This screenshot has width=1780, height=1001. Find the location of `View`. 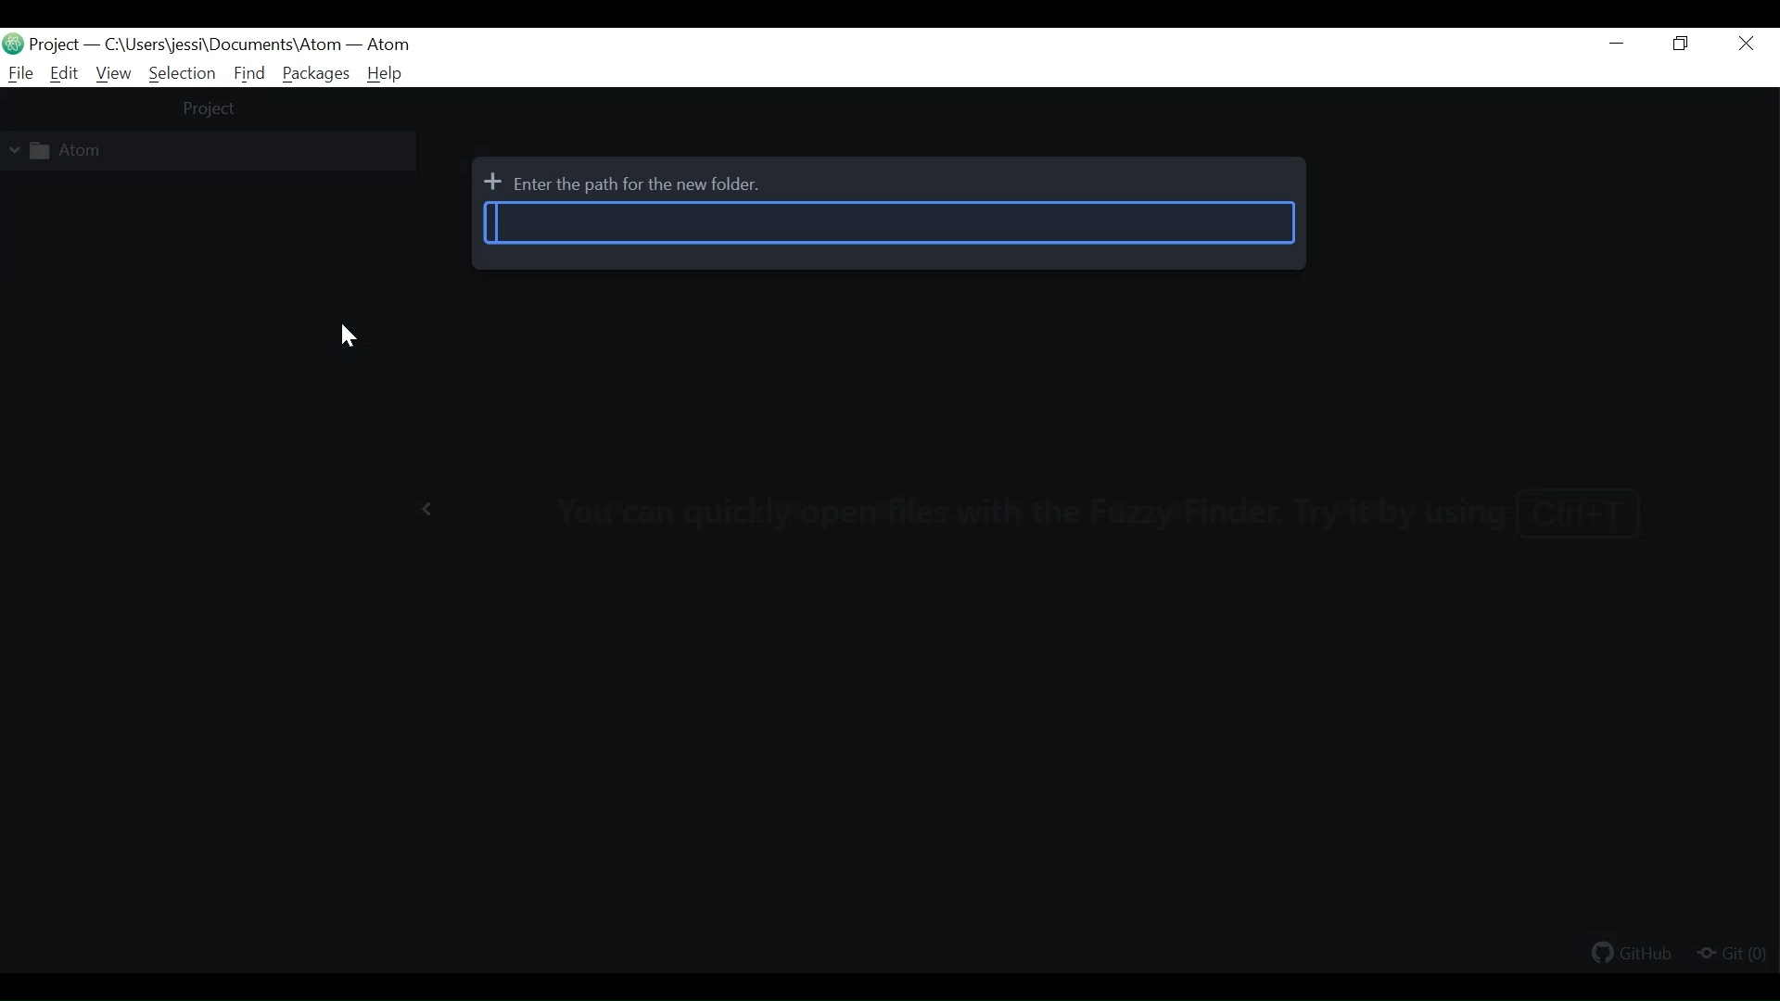

View is located at coordinates (112, 74).